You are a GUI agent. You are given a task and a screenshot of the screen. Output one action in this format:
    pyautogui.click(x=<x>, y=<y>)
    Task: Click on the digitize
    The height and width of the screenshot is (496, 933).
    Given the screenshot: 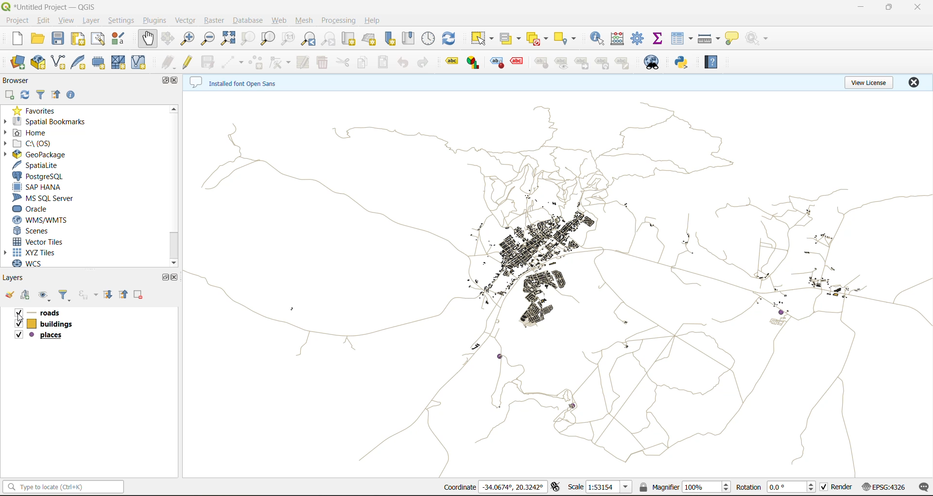 What is the action you would take?
    pyautogui.click(x=231, y=62)
    